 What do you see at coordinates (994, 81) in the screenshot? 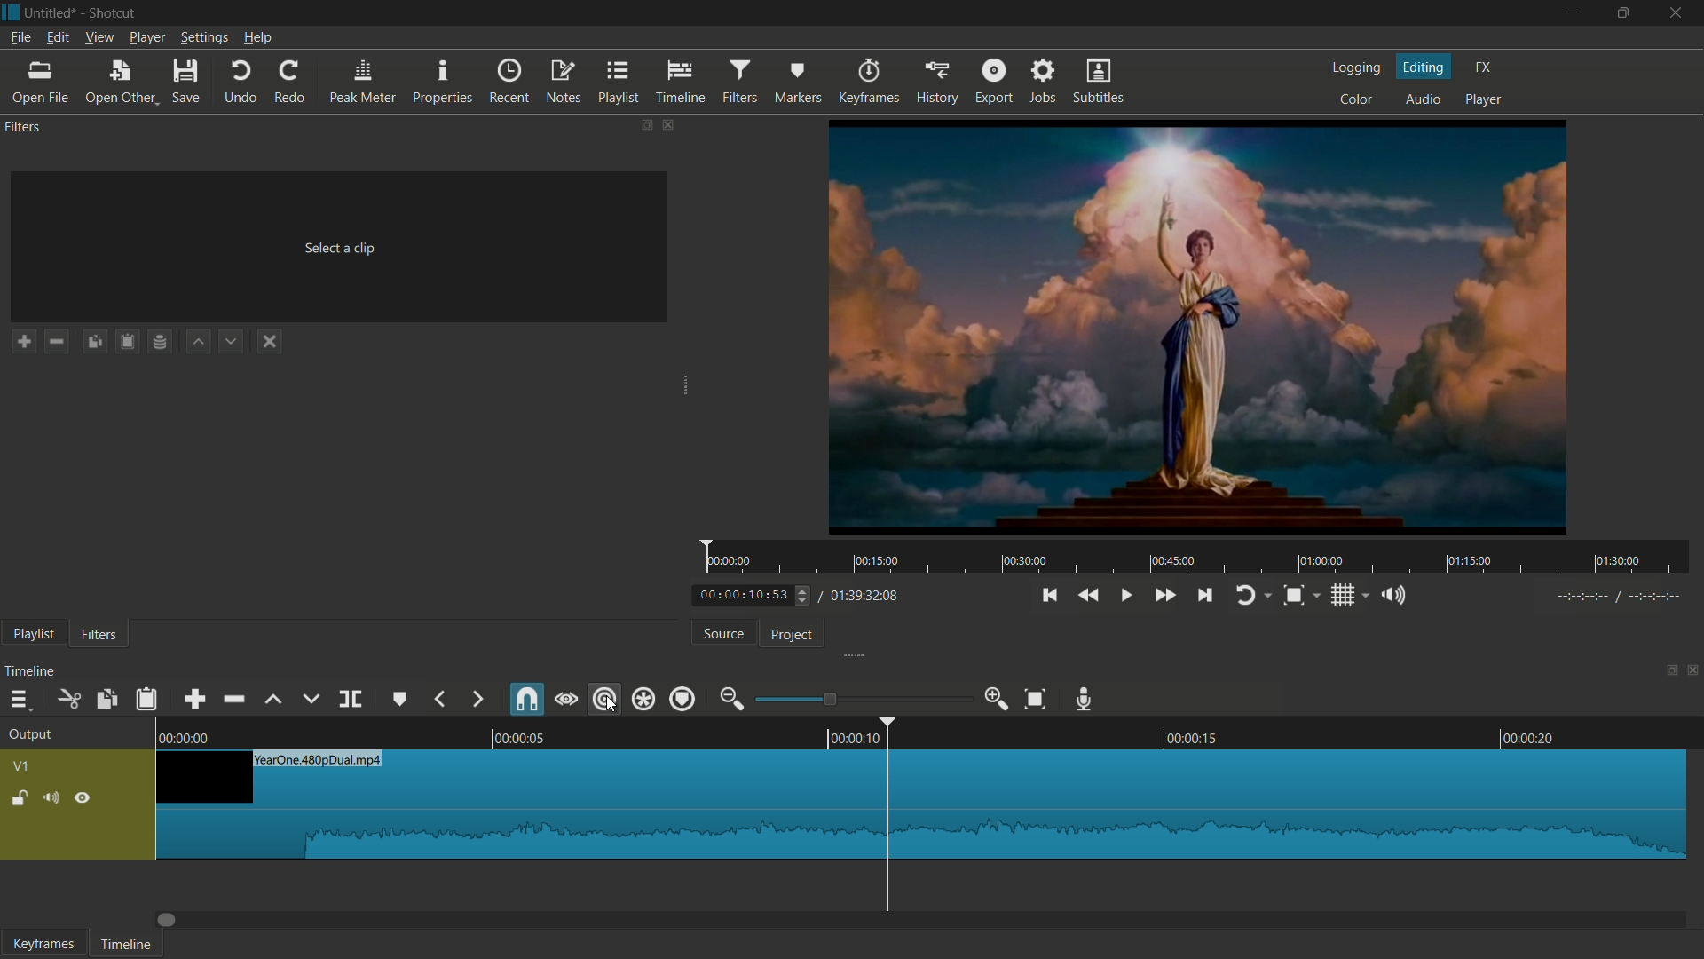
I see `export` at bounding box center [994, 81].